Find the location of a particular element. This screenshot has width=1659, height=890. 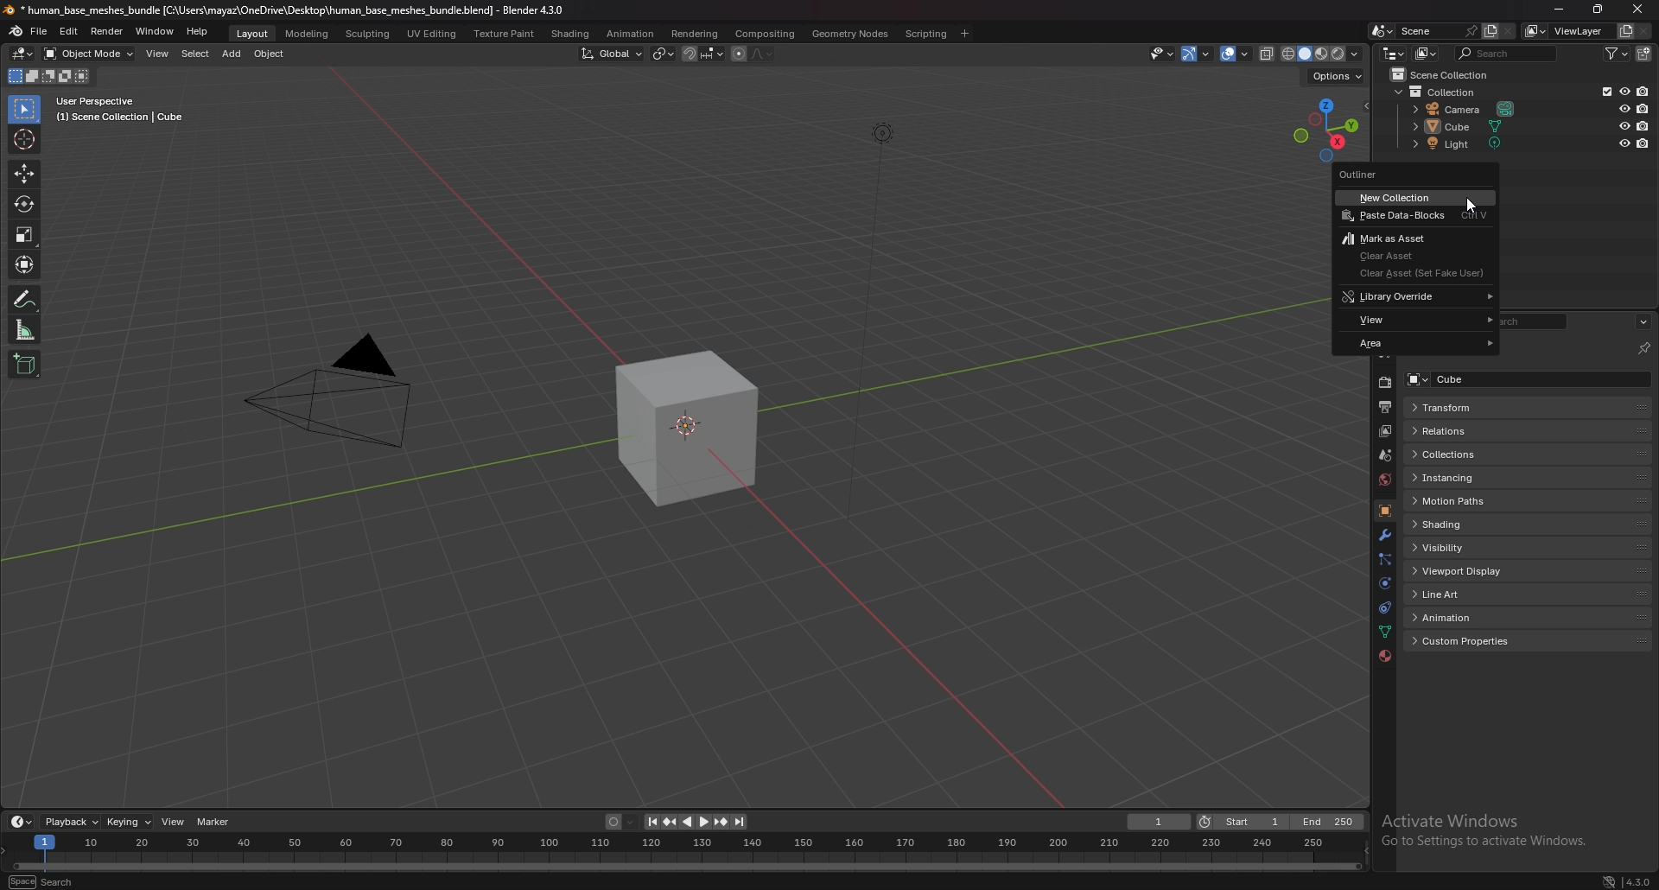

network is located at coordinates (1608, 879).